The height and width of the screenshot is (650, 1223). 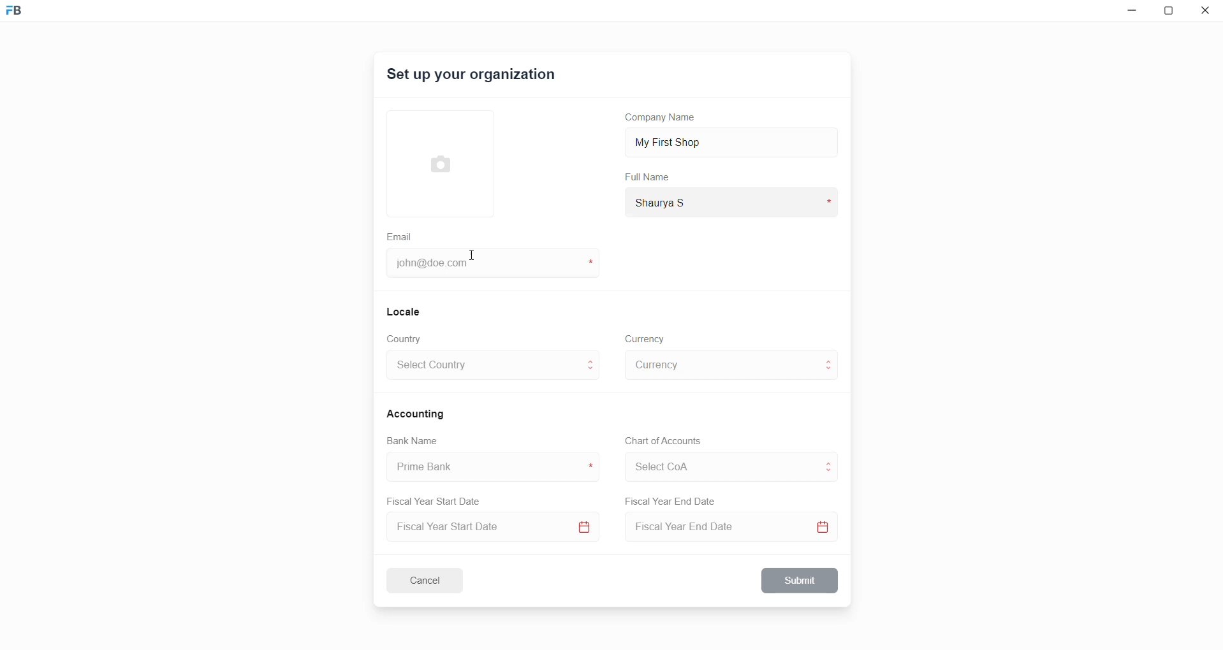 What do you see at coordinates (659, 441) in the screenshot?
I see `Chart of Accounts` at bounding box center [659, 441].